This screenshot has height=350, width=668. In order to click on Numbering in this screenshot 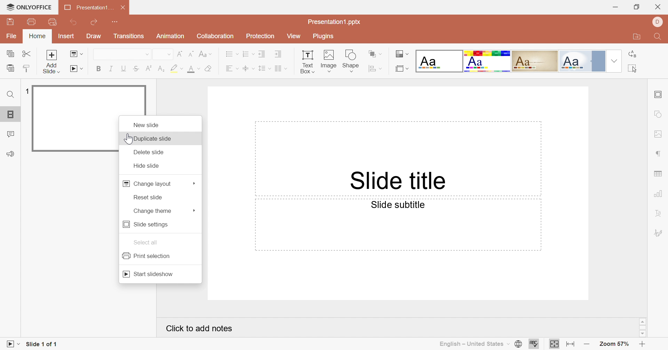, I will do `click(245, 53)`.